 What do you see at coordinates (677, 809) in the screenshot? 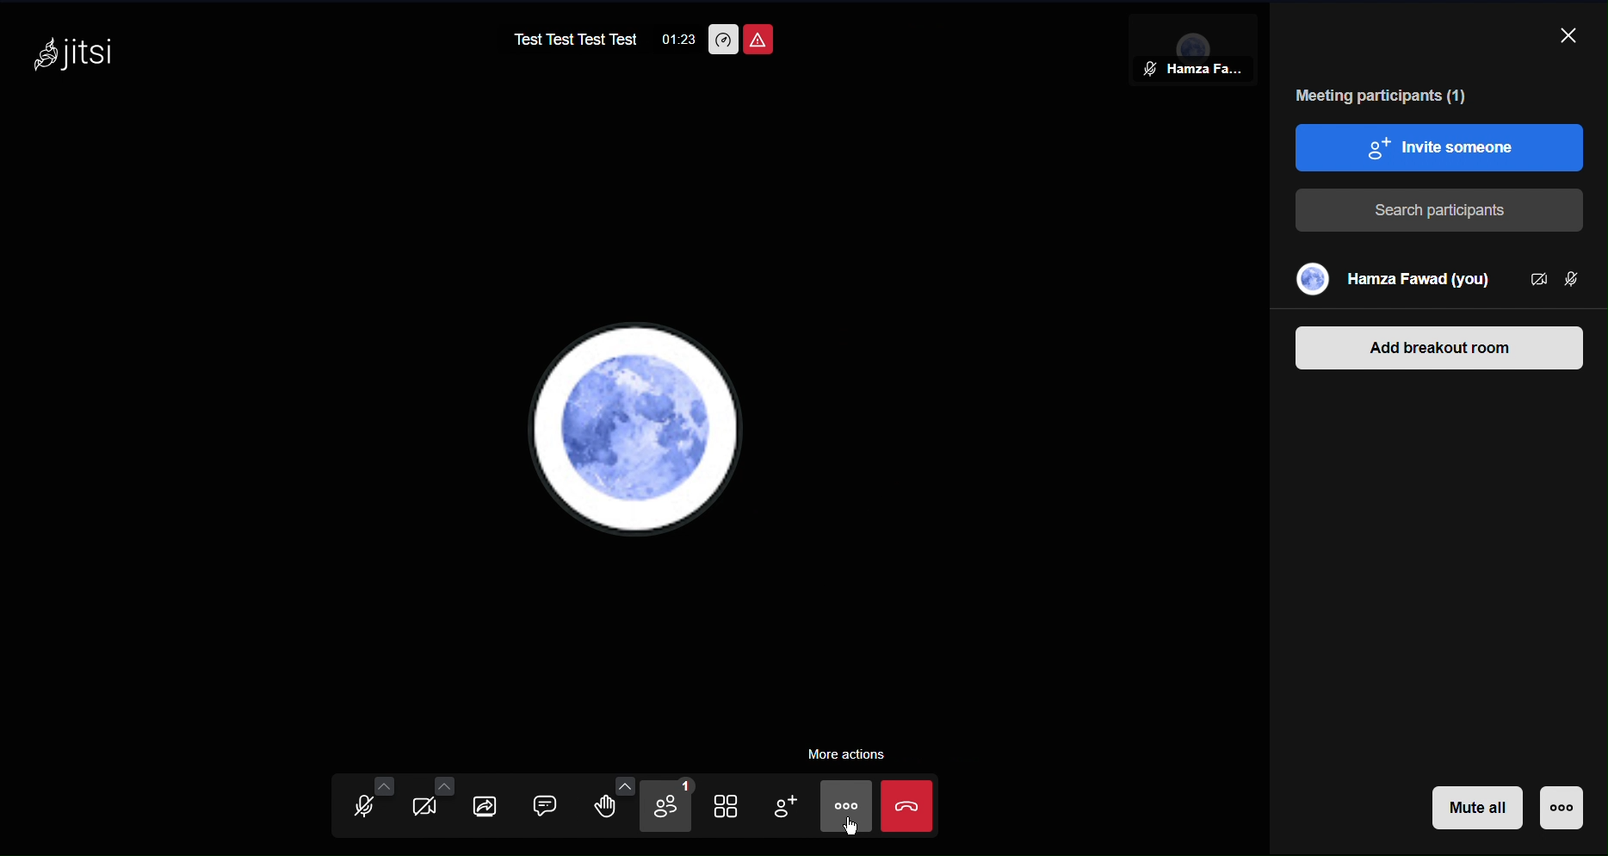
I see `Participants` at bounding box center [677, 809].